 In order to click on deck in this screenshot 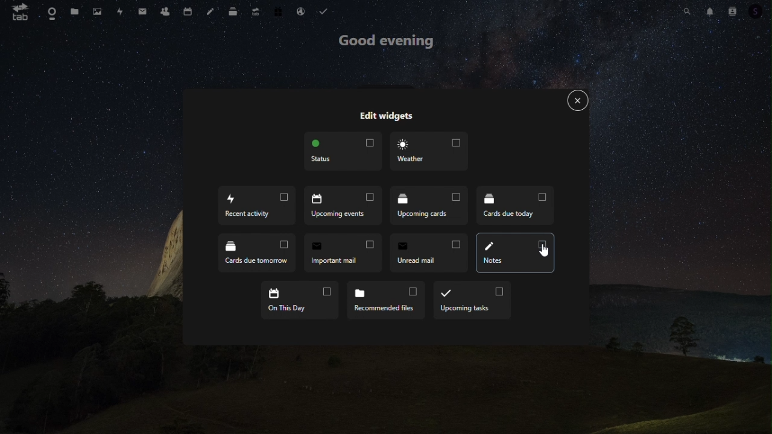, I will do `click(233, 13)`.